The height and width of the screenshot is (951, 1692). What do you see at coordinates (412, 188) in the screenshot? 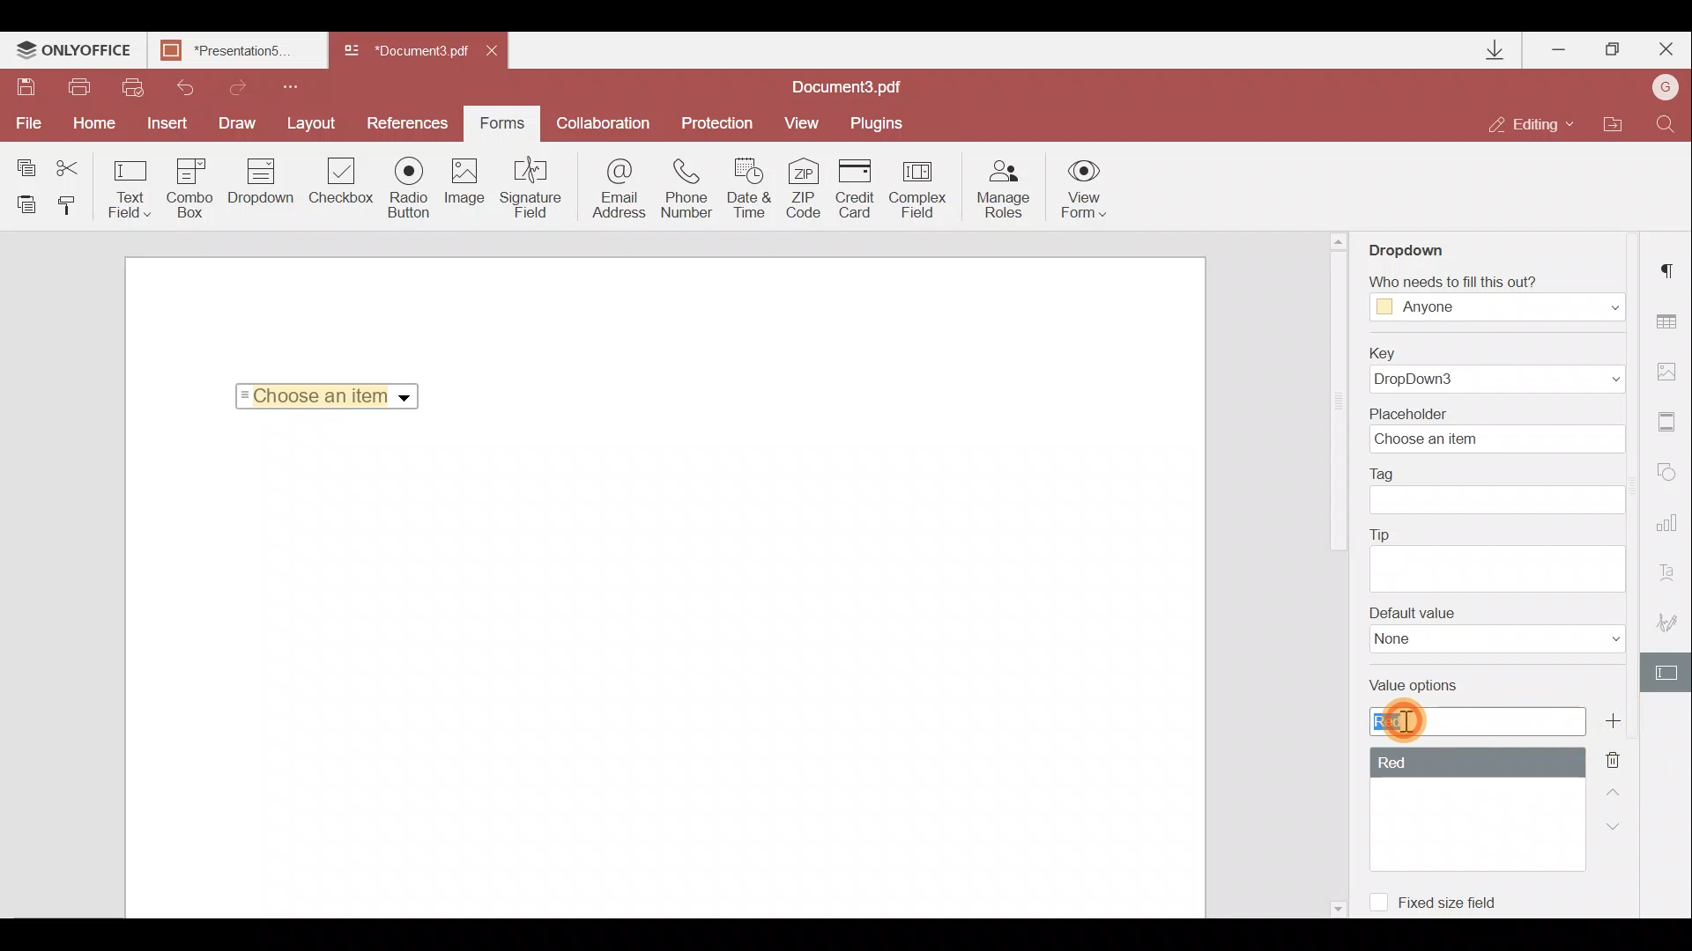
I see `Radio` at bounding box center [412, 188].